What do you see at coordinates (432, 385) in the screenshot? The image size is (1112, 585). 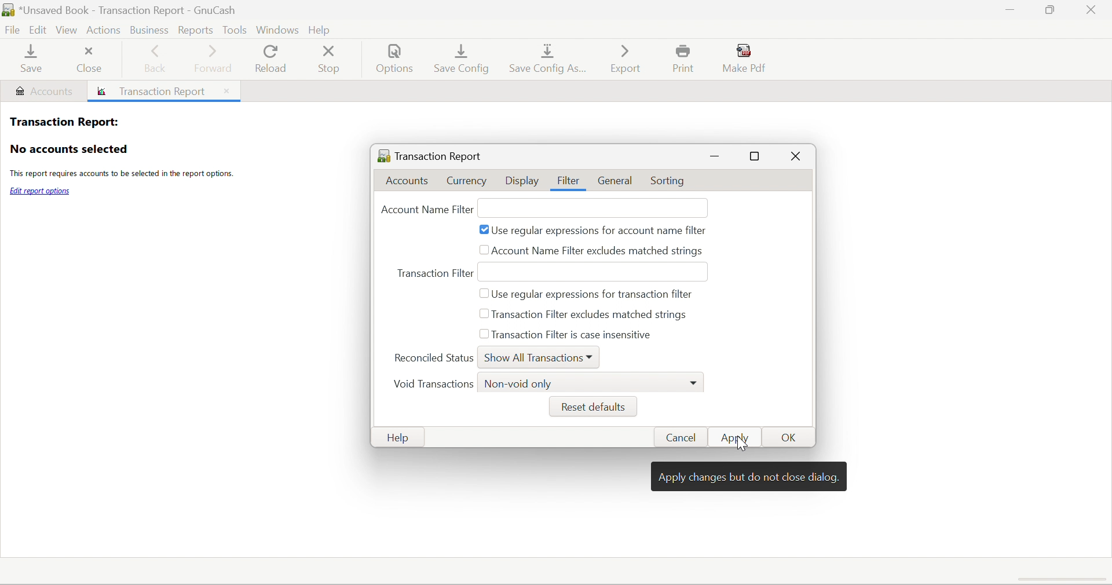 I see `Void Transactions` at bounding box center [432, 385].